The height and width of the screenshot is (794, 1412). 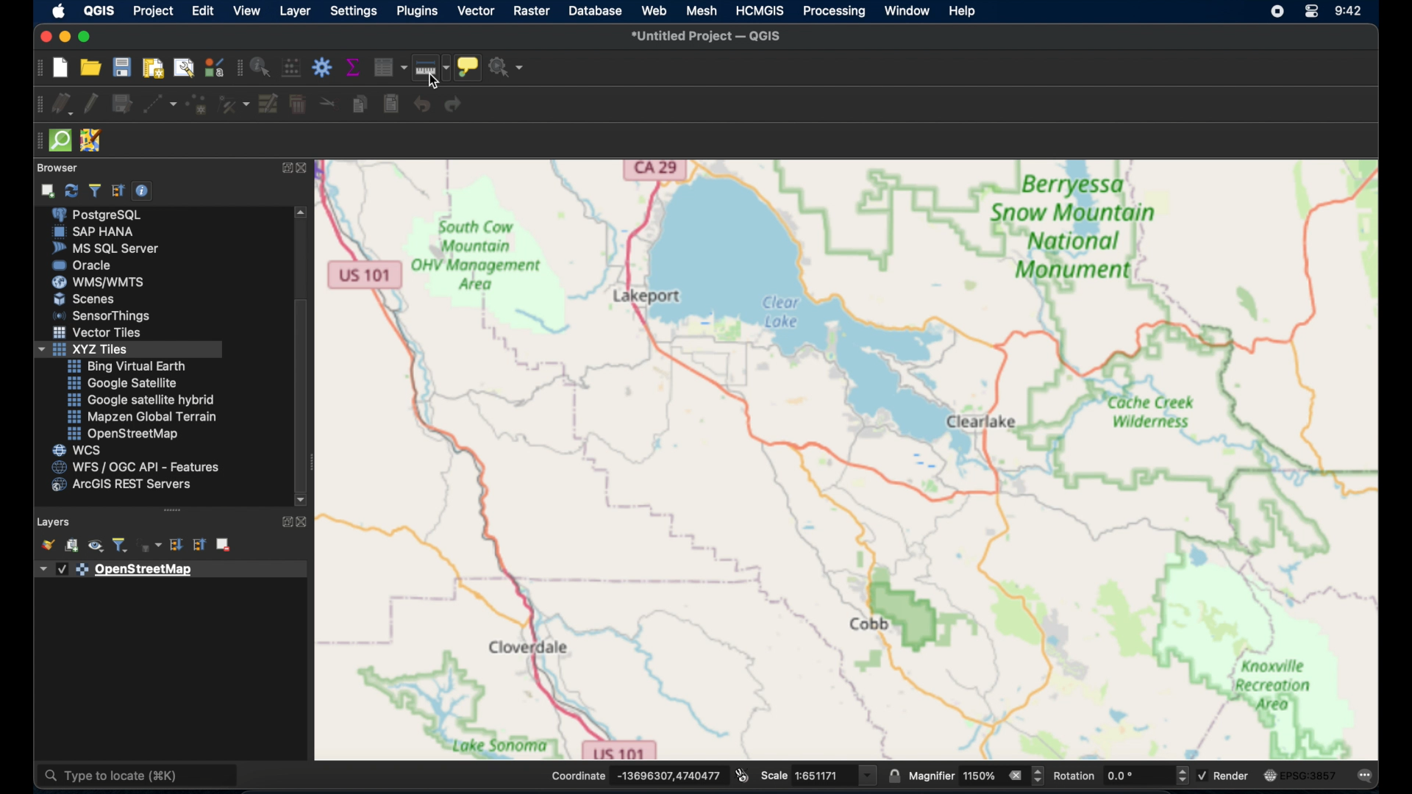 I want to click on scroll up arrow, so click(x=303, y=212).